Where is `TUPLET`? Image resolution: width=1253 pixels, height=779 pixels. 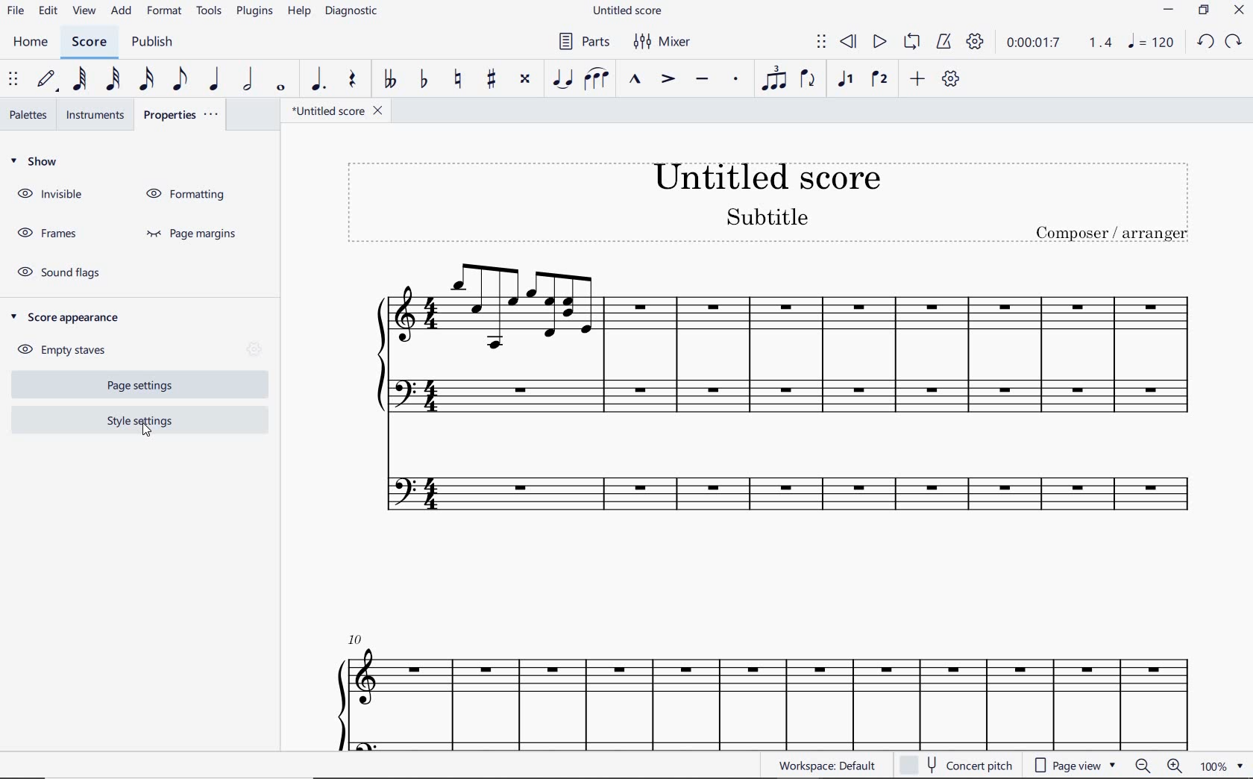 TUPLET is located at coordinates (776, 79).